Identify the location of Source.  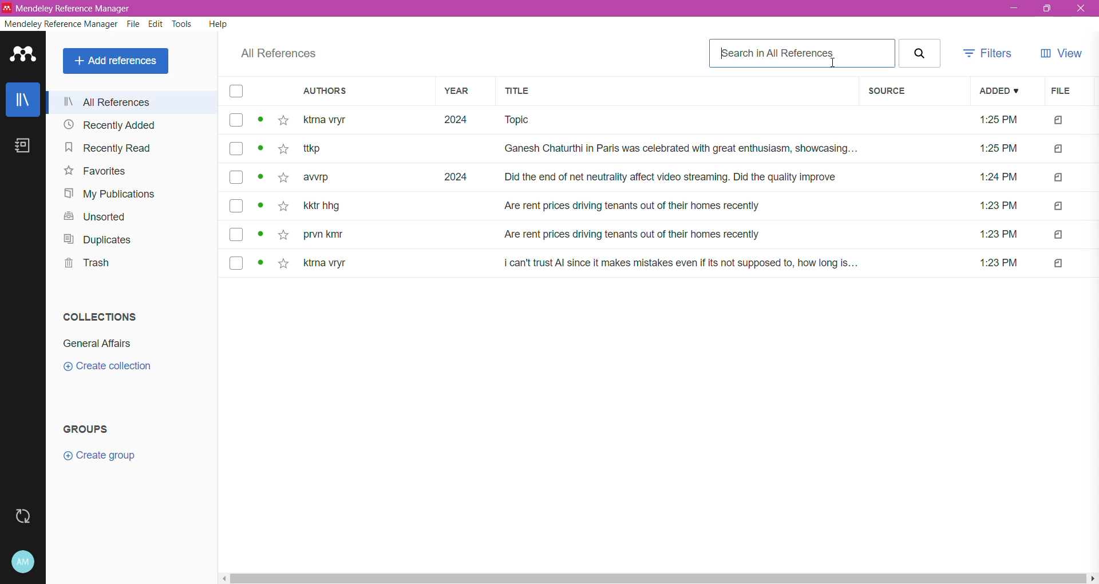
(912, 92).